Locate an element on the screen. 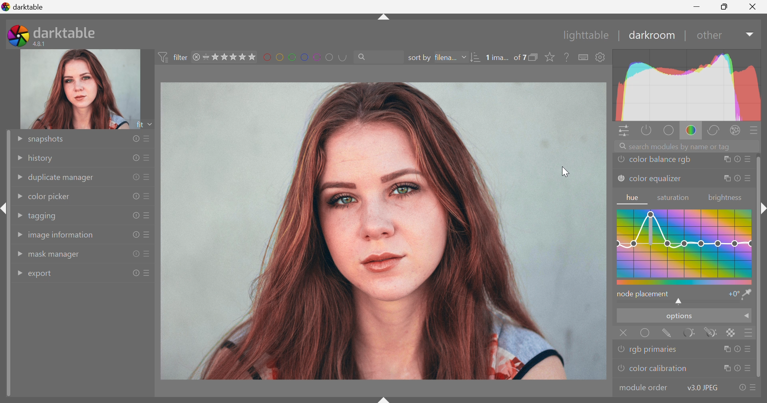 The image size is (767, 403). multiple instance actions is located at coordinates (725, 349).